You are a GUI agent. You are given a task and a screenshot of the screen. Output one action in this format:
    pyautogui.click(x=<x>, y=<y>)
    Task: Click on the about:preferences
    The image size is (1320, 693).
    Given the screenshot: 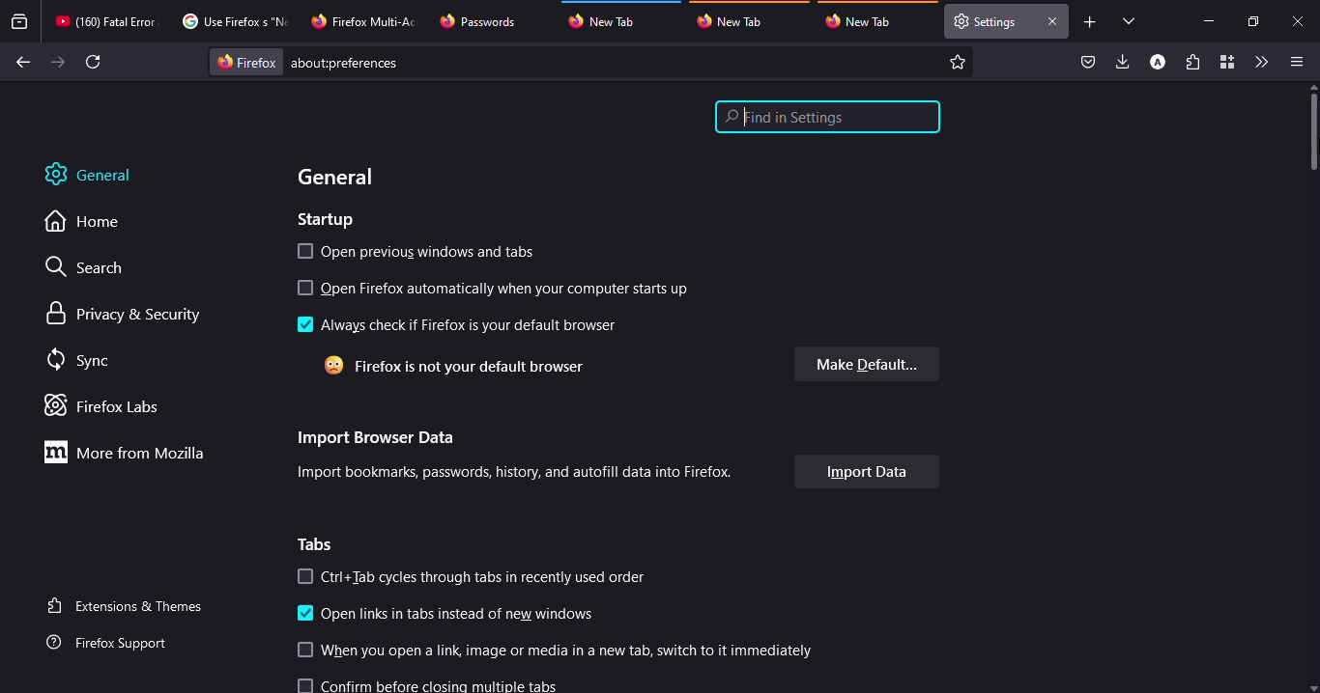 What is the action you would take?
    pyautogui.click(x=593, y=62)
    